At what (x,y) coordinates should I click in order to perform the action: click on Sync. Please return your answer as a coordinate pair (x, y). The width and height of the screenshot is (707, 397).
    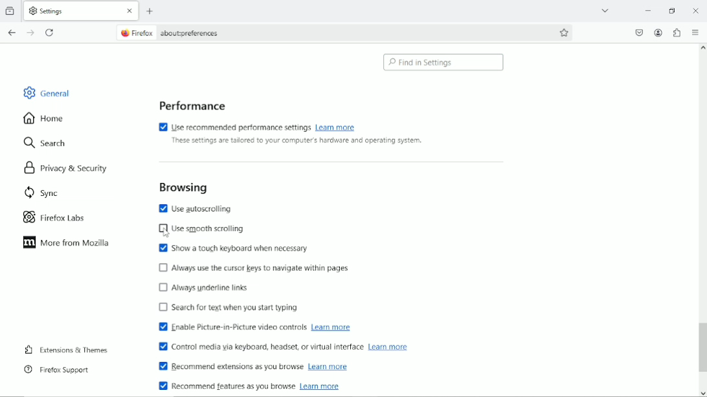
    Looking at the image, I should click on (38, 192).